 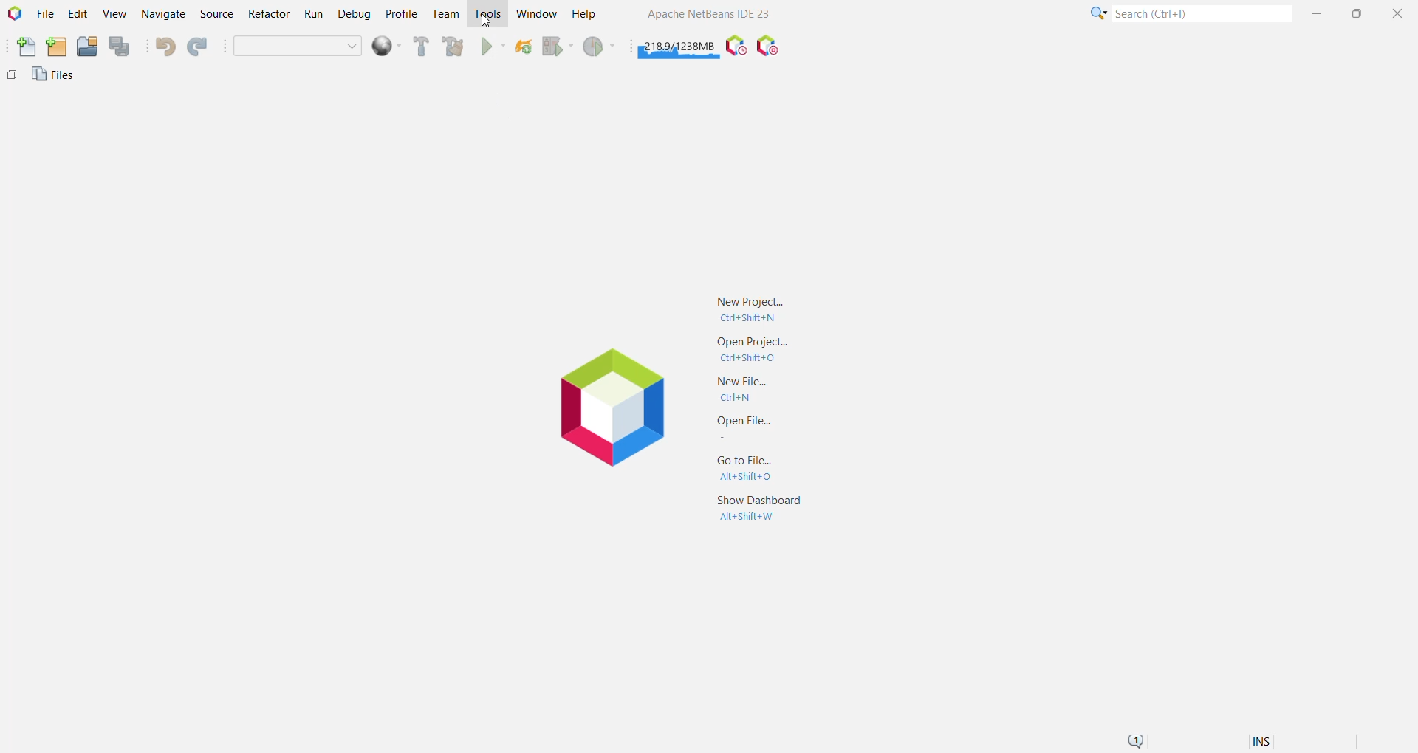 What do you see at coordinates (23, 48) in the screenshot?
I see `New File` at bounding box center [23, 48].